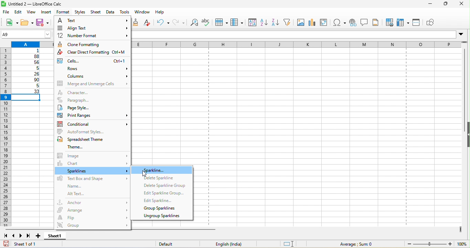 The width and height of the screenshot is (470, 248). What do you see at coordinates (93, 131) in the screenshot?
I see `auto format styles` at bounding box center [93, 131].